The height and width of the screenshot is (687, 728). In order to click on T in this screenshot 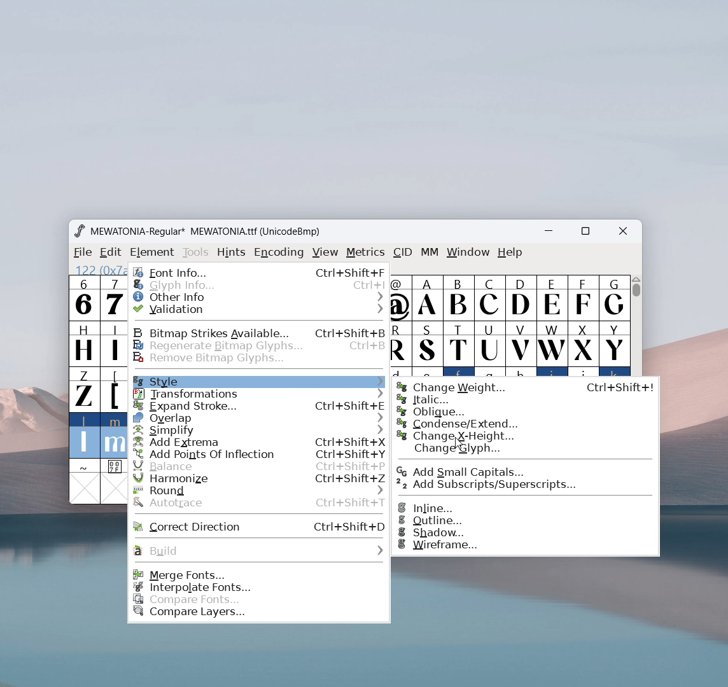, I will do `click(459, 344)`.